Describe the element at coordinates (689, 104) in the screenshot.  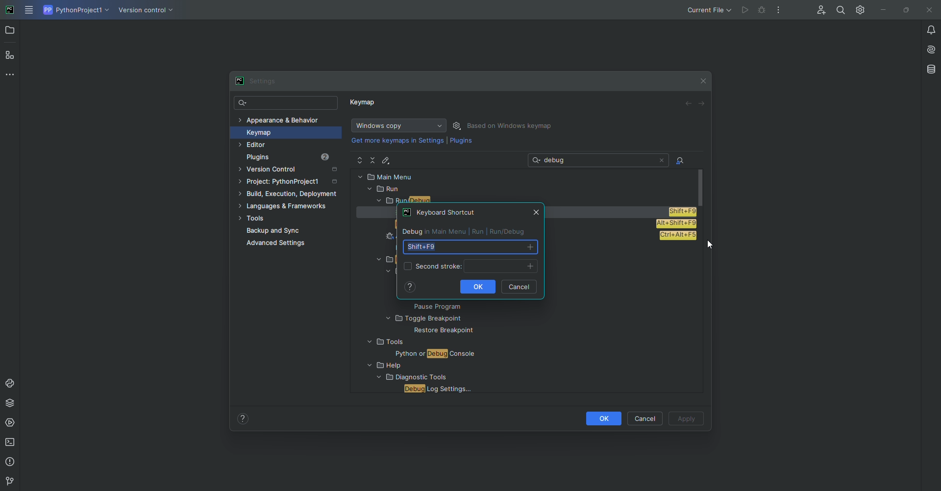
I see `Back` at that location.